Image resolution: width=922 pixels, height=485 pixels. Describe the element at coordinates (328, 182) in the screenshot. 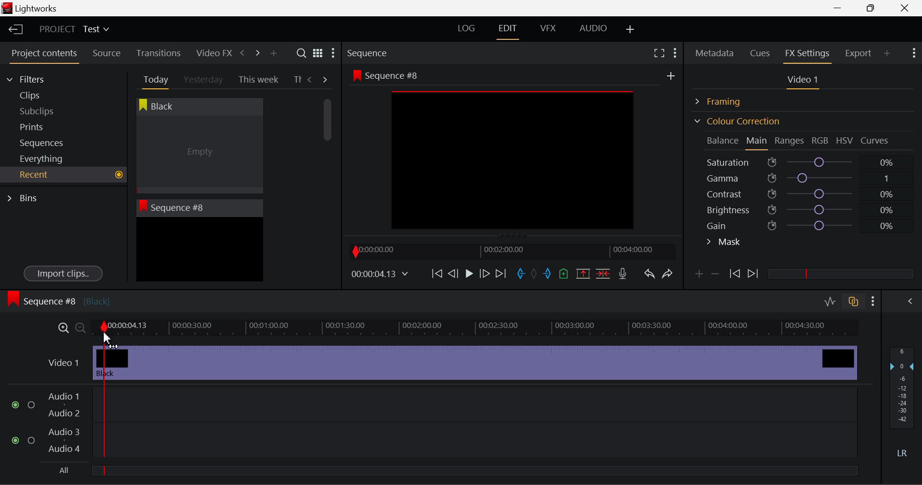

I see `Scroll Bar` at that location.